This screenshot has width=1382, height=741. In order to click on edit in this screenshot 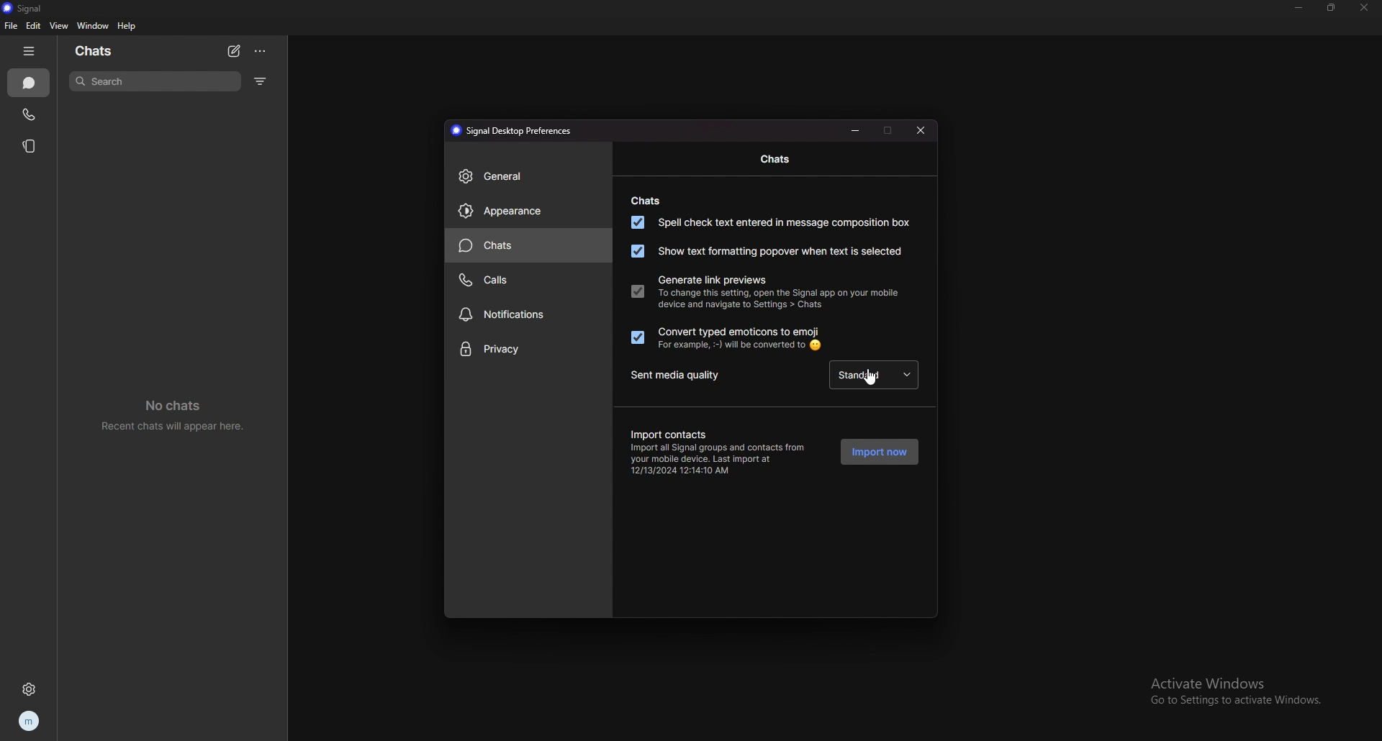, I will do `click(35, 25)`.